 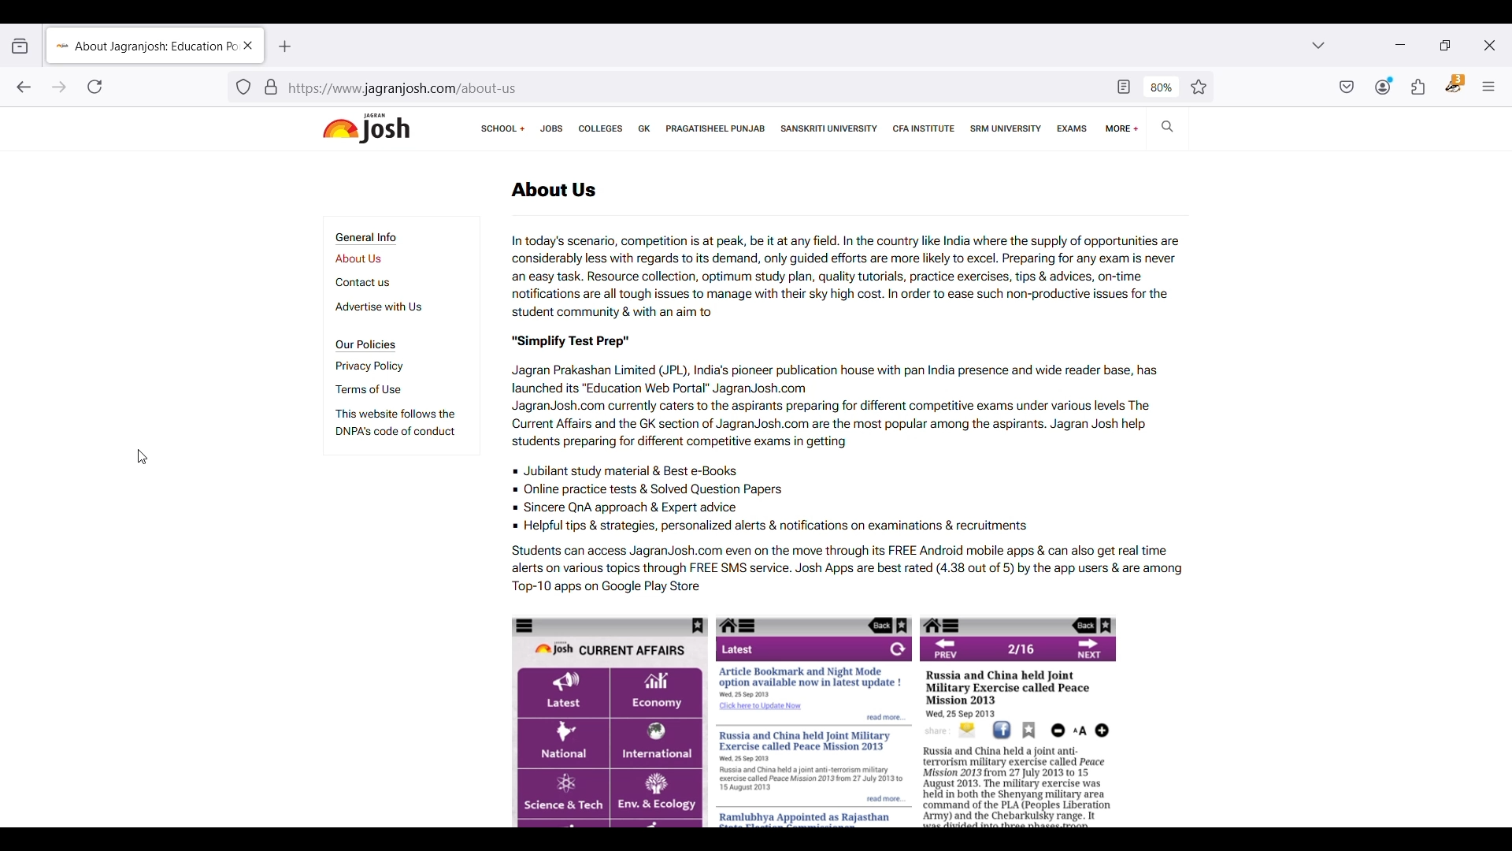 What do you see at coordinates (1418, 87) in the screenshot?
I see `Extensions` at bounding box center [1418, 87].